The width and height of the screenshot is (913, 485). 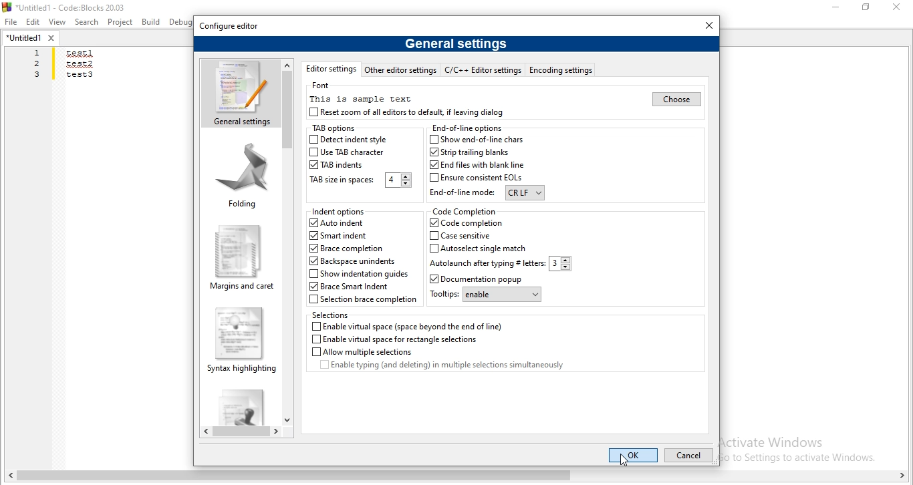 What do you see at coordinates (408, 112) in the screenshot?
I see `Reset zoom of all editors to default, if leaving dialog` at bounding box center [408, 112].